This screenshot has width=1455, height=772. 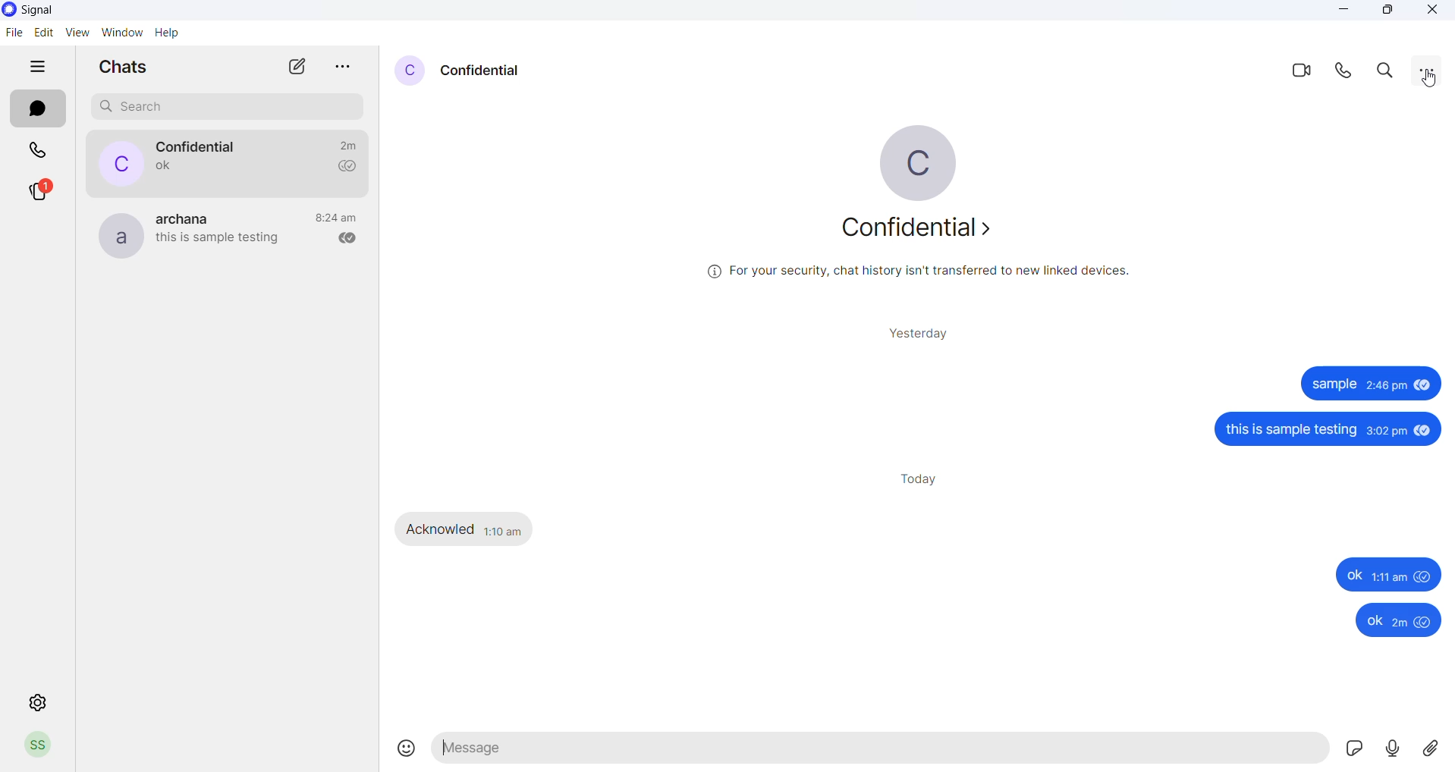 I want to click on chats, so click(x=40, y=109).